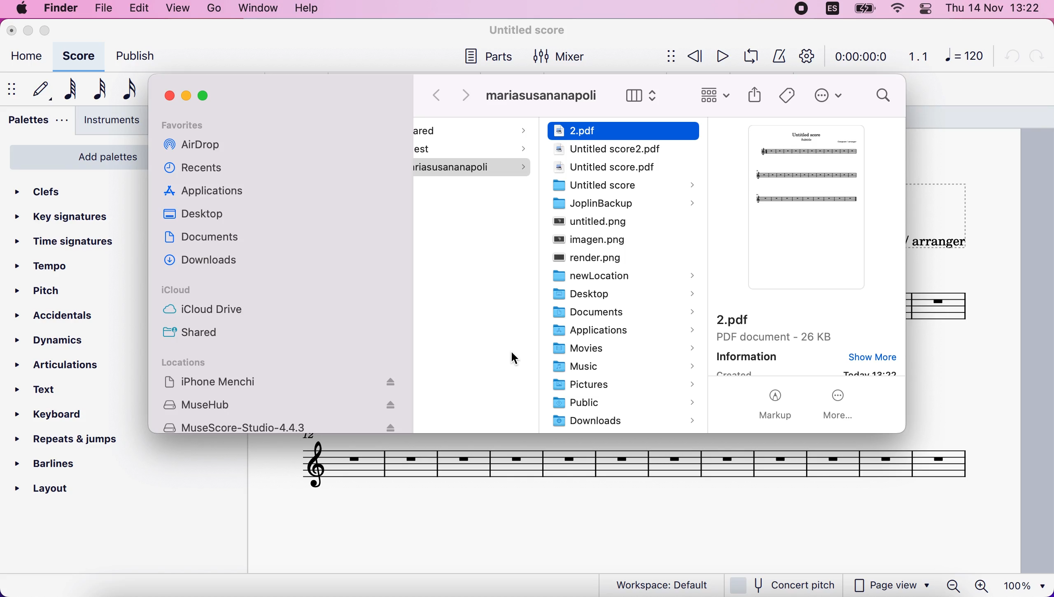 The width and height of the screenshot is (1054, 597). What do you see at coordinates (610, 167) in the screenshot?
I see `= Untitled score.pdf` at bounding box center [610, 167].